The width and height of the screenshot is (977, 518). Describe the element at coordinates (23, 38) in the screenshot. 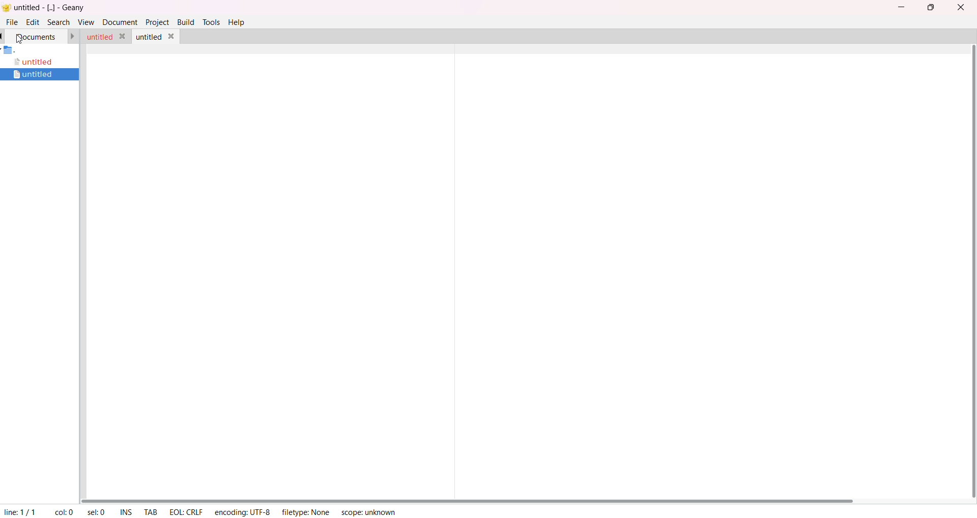

I see `cursor` at that location.